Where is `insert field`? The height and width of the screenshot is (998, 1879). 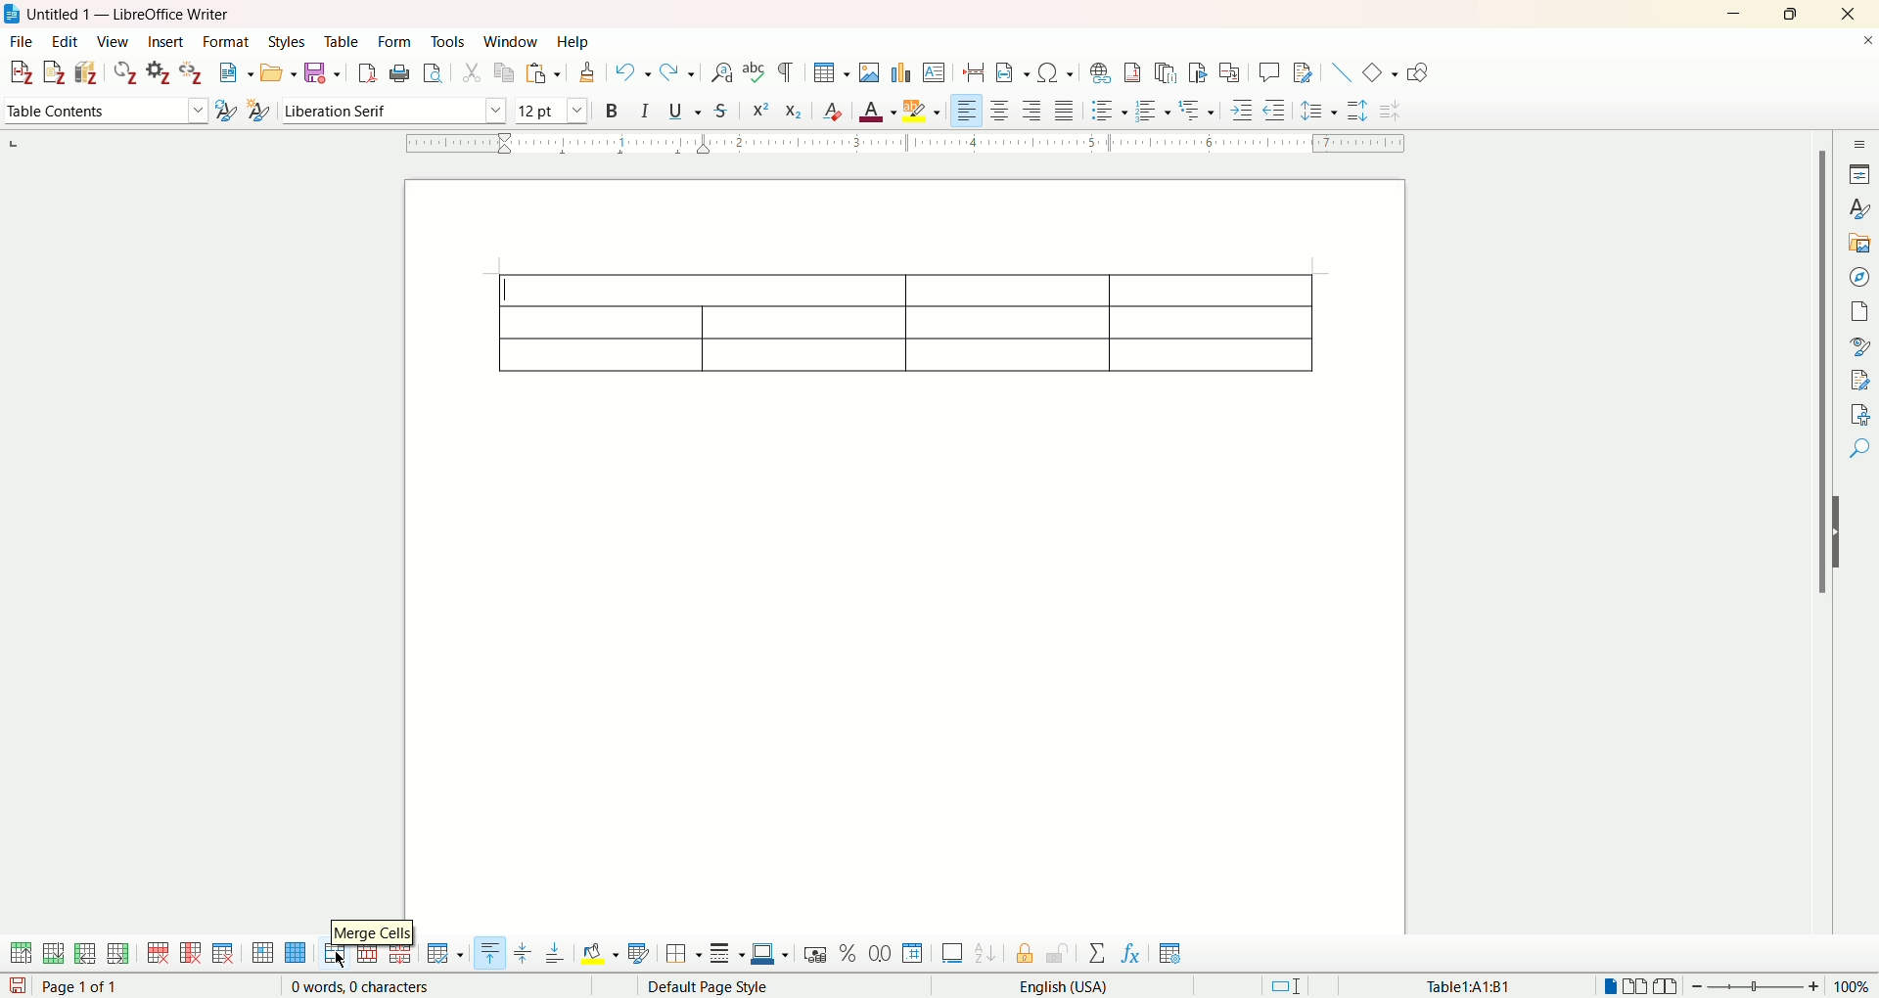
insert field is located at coordinates (1012, 72).